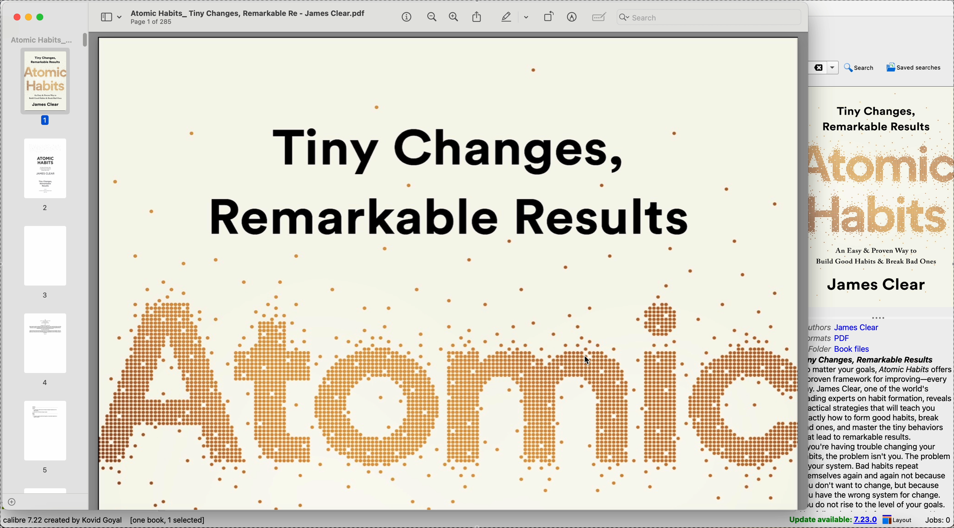 Image resolution: width=954 pixels, height=528 pixels. I want to click on update available, so click(833, 520).